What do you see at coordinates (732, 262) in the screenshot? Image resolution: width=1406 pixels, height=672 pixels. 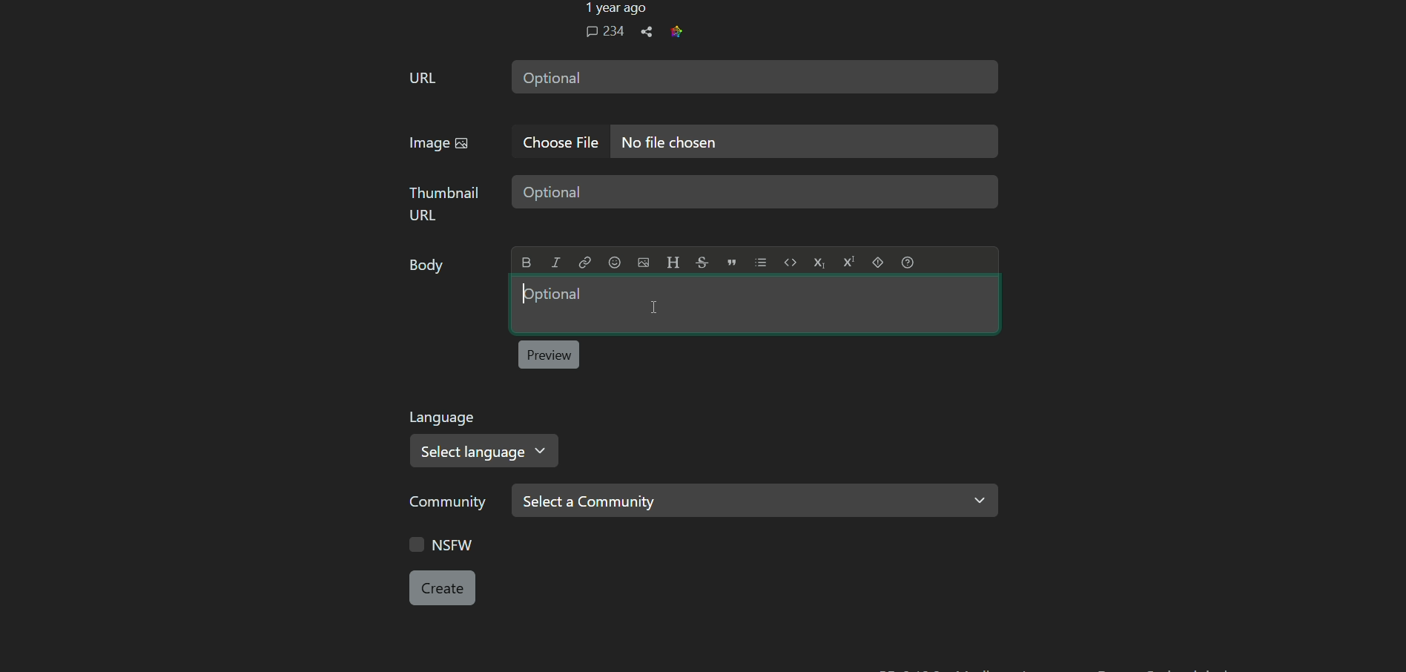 I see `Quote` at bounding box center [732, 262].